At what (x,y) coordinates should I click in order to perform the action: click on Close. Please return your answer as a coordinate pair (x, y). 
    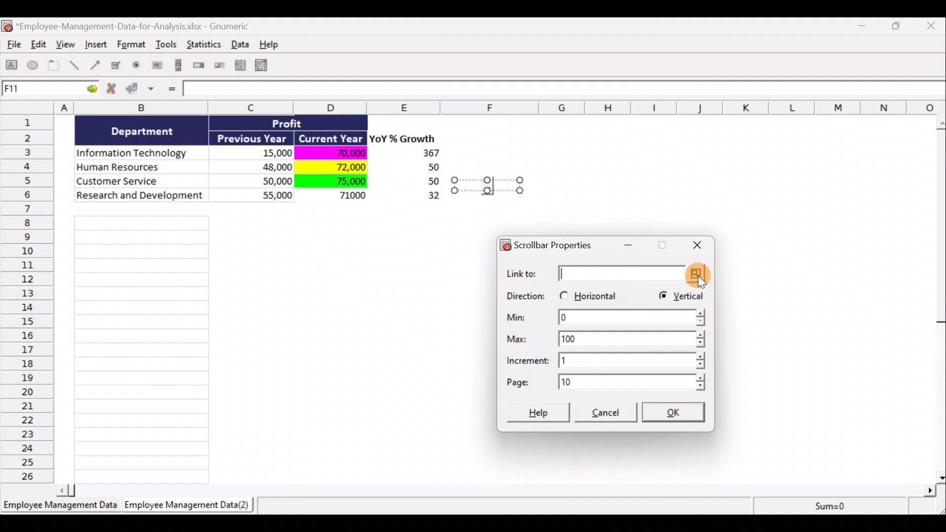
    Looking at the image, I should click on (694, 245).